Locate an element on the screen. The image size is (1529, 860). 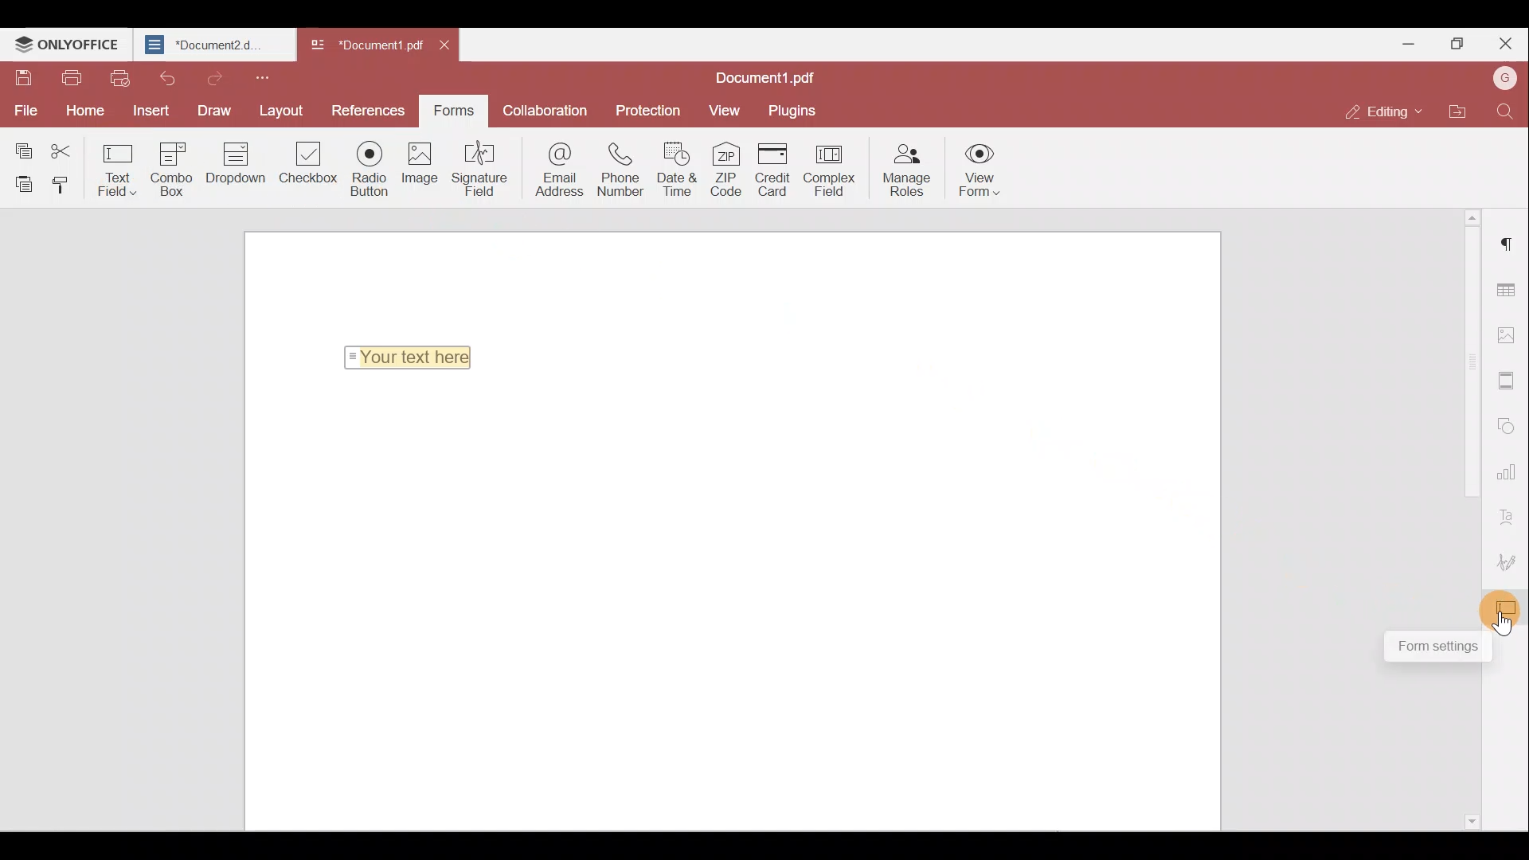
Radio button is located at coordinates (373, 170).